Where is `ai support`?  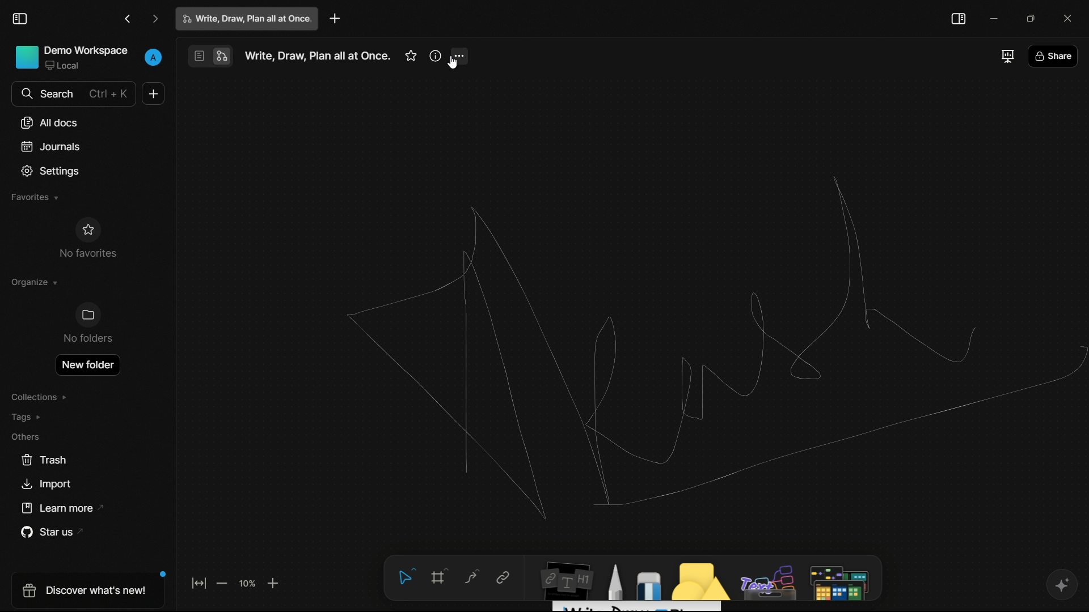
ai support is located at coordinates (1061, 586).